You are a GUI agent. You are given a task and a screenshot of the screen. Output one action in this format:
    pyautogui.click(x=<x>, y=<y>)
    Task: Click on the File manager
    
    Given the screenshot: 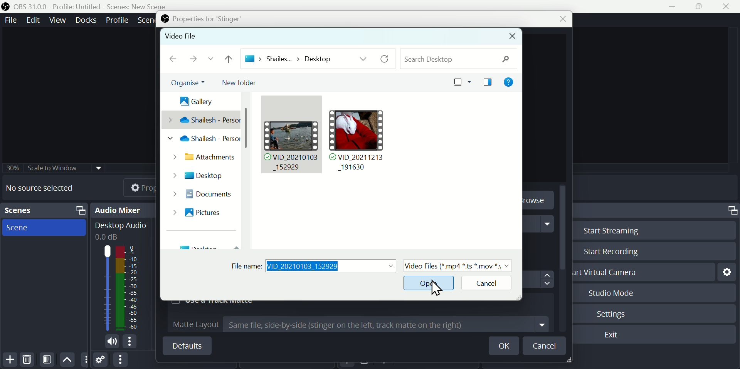 What is the action you would take?
    pyautogui.click(x=337, y=148)
    